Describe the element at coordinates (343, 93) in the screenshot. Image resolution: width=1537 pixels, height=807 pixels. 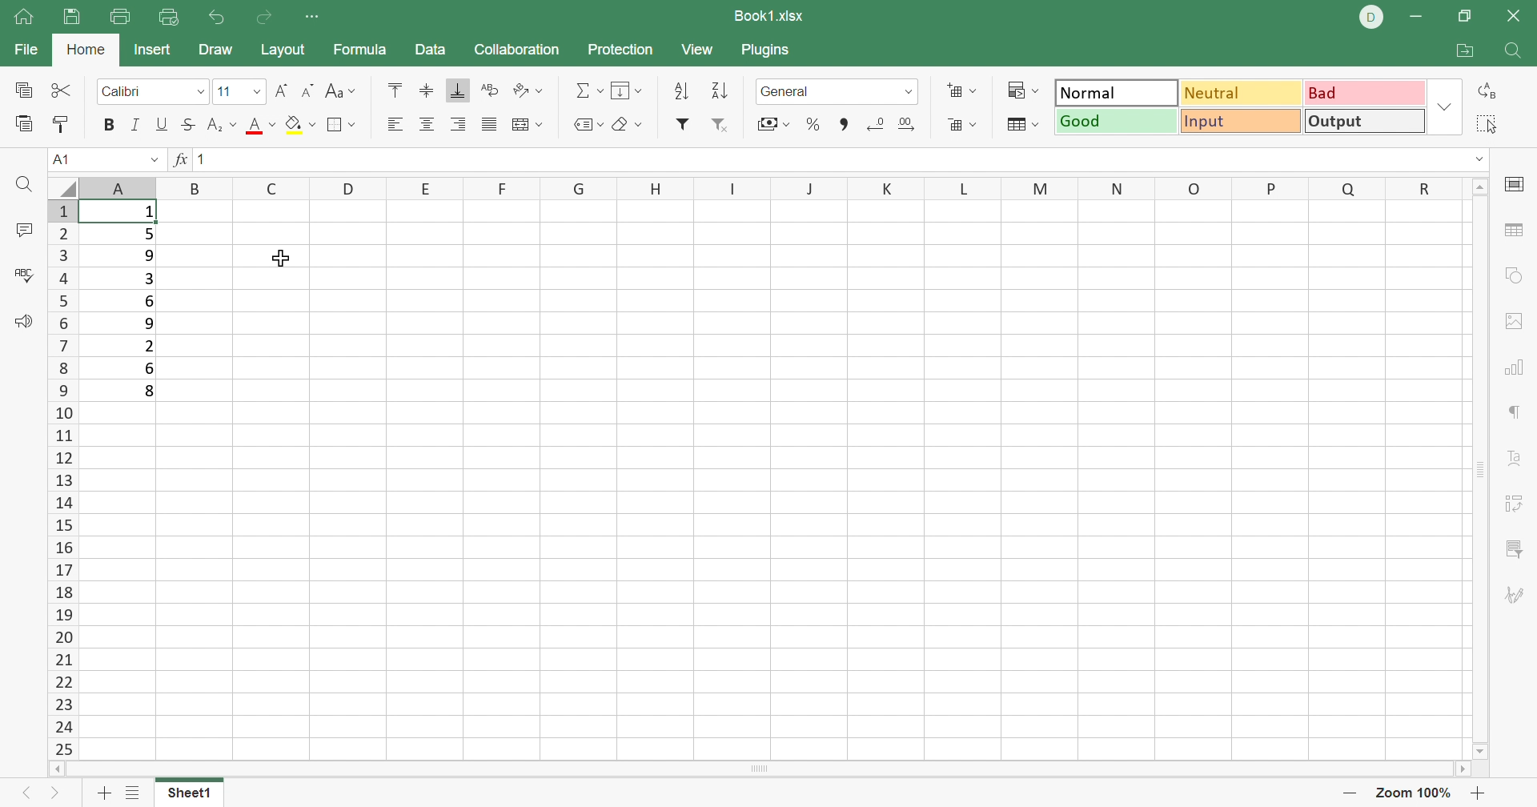
I see `Change case` at that location.